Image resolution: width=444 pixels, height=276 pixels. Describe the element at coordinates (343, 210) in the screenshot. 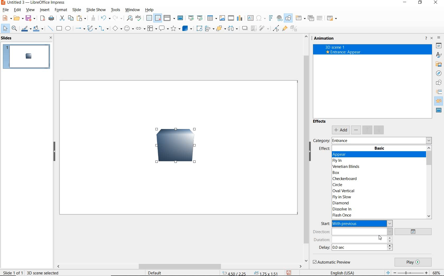

I see `DISSOLVE IN` at that location.